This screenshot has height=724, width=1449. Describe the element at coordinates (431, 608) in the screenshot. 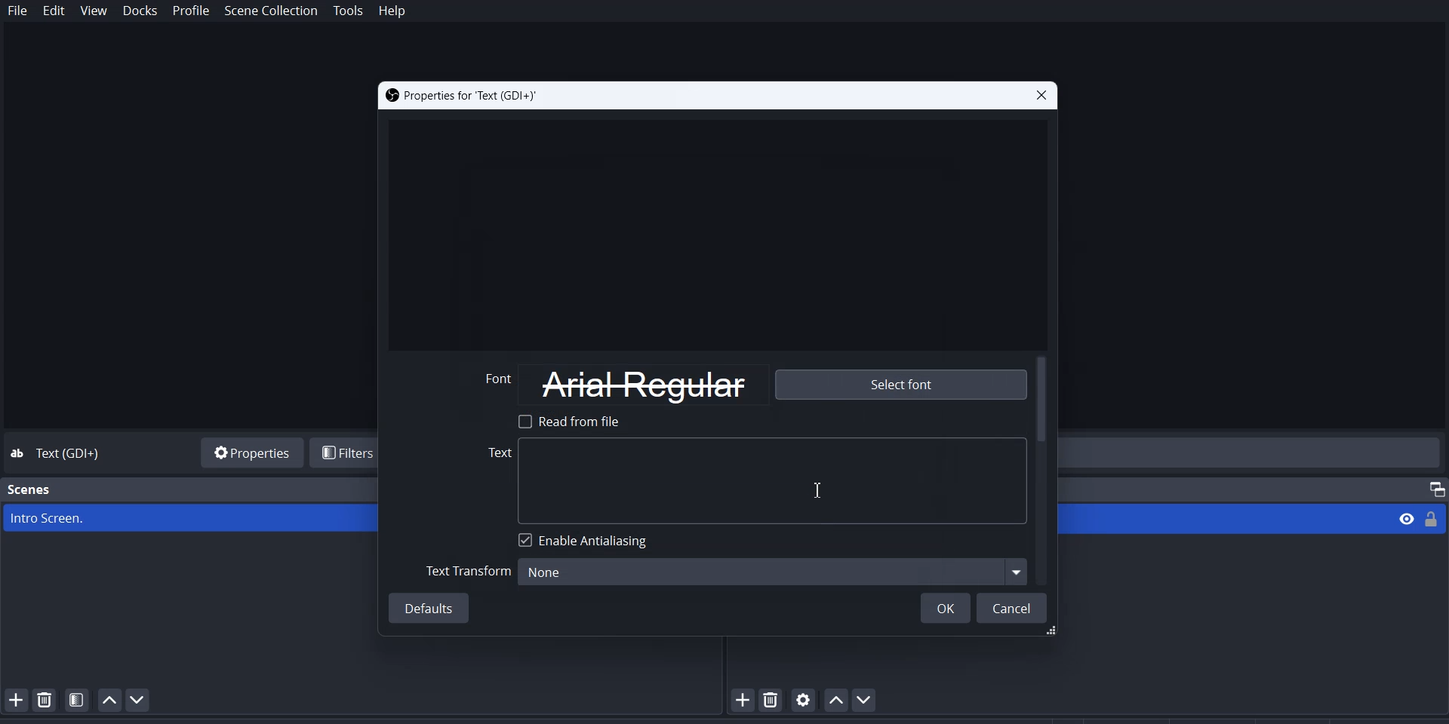

I see `Defaults` at that location.